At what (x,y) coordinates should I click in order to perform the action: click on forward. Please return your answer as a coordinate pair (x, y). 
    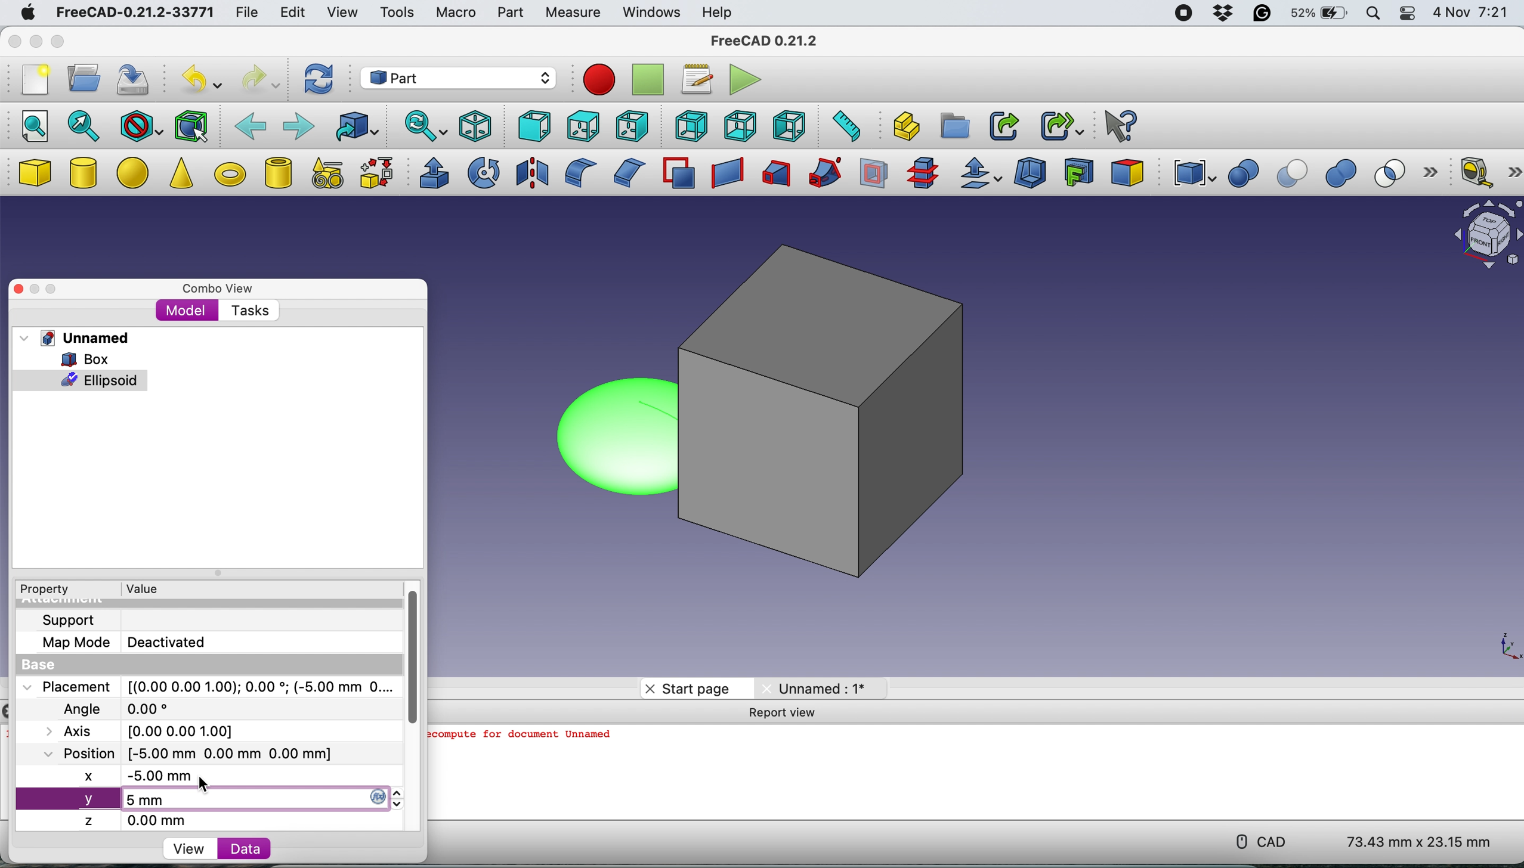
    Looking at the image, I should click on (297, 125).